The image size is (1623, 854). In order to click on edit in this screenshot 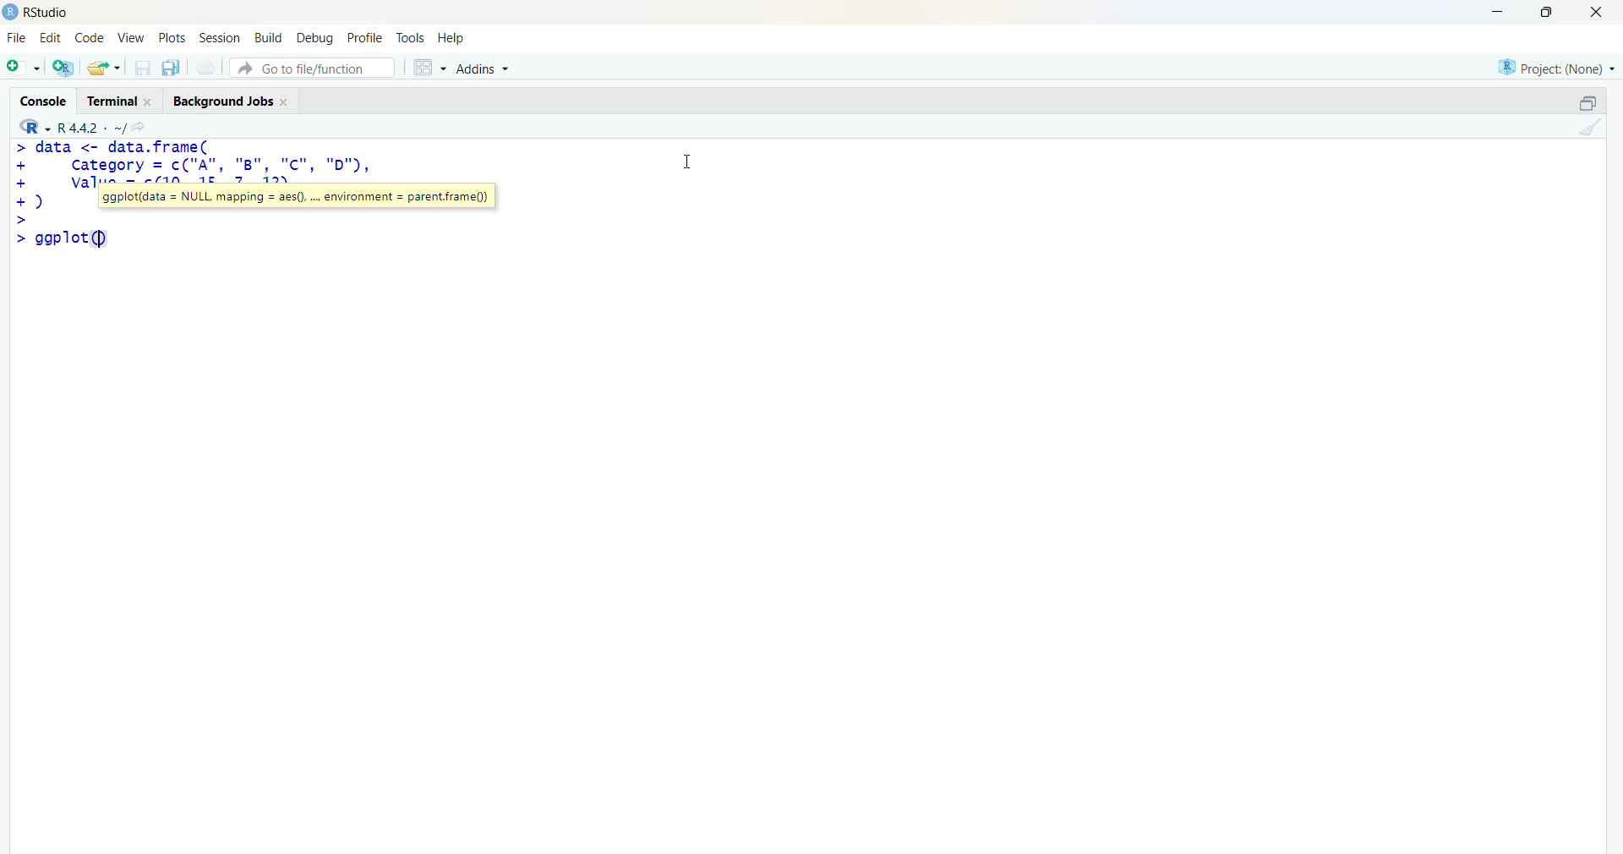, I will do `click(51, 38)`.